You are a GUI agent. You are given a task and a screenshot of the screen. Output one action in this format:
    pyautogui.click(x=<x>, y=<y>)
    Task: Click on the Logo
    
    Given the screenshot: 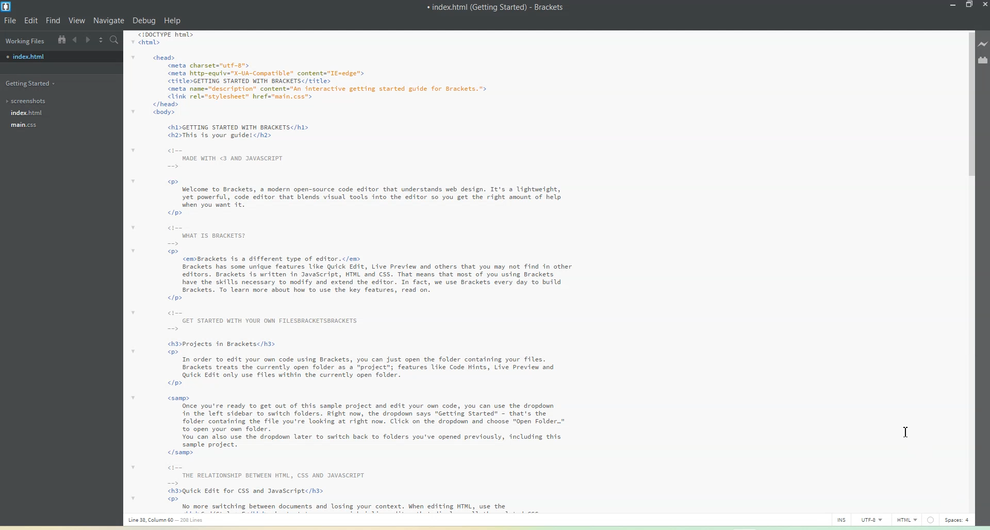 What is the action you would take?
    pyautogui.click(x=8, y=7)
    